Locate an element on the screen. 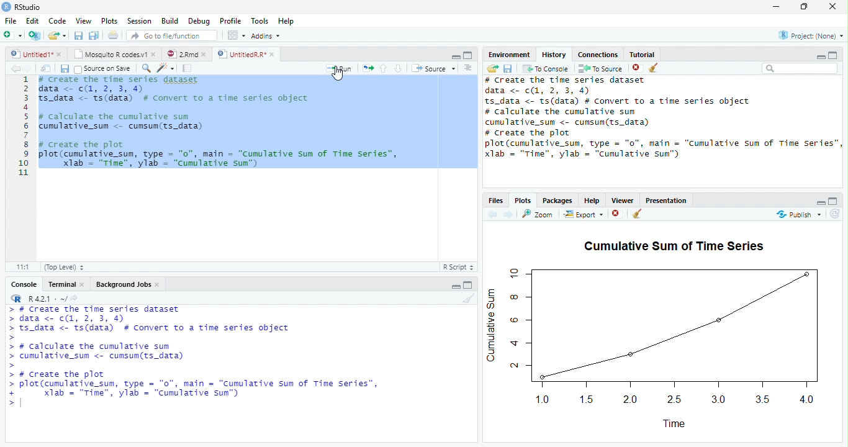 The height and width of the screenshot is (447, 848). workspace panes is located at coordinates (237, 38).